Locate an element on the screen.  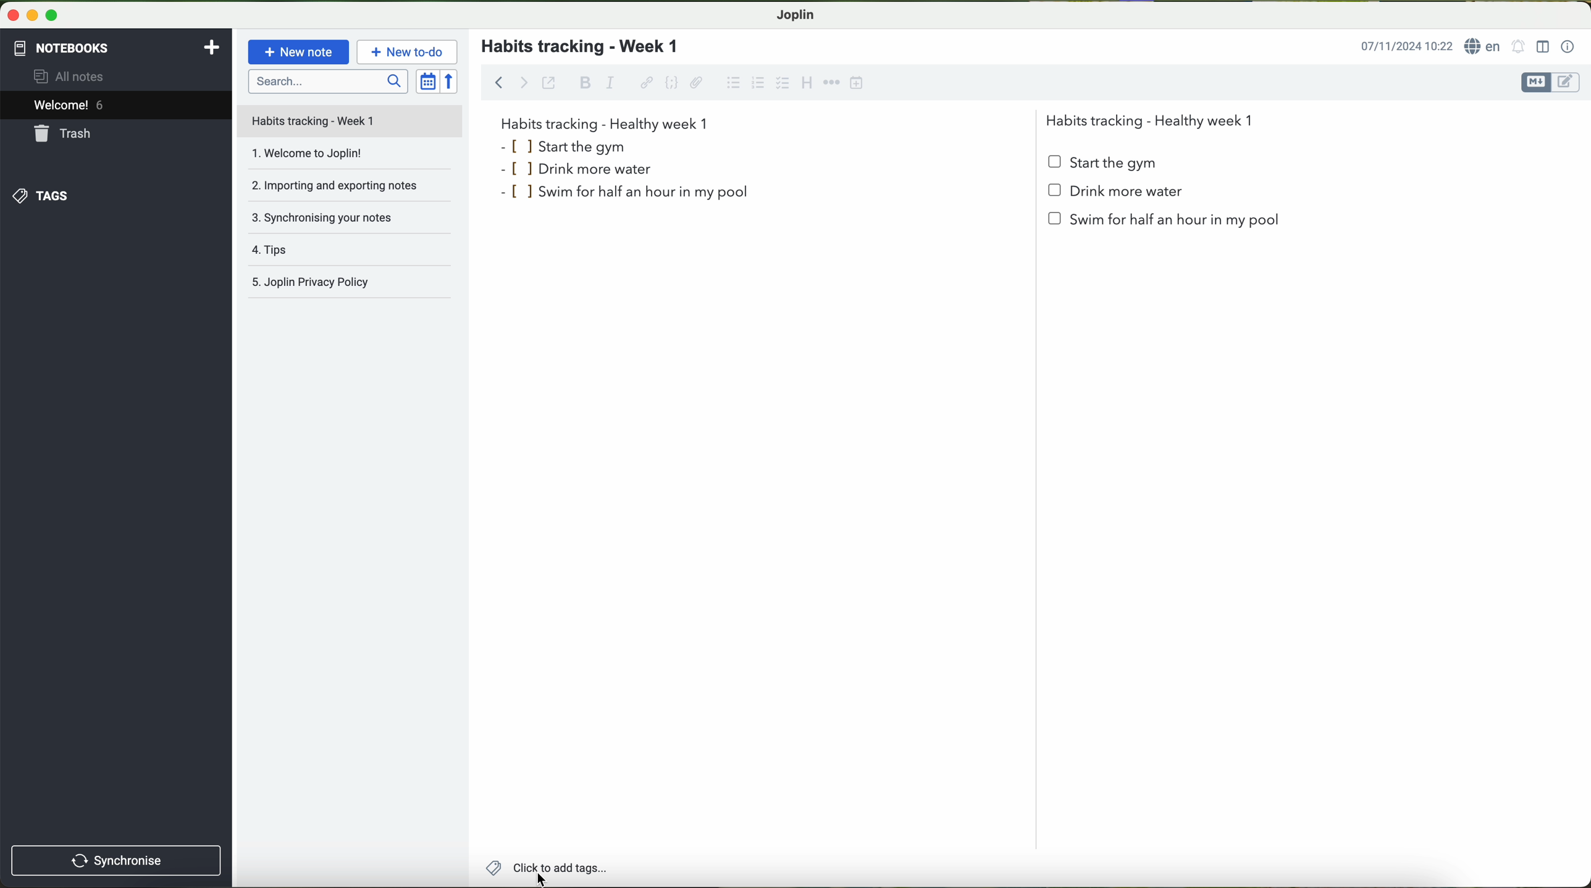
new note button is located at coordinates (299, 52).